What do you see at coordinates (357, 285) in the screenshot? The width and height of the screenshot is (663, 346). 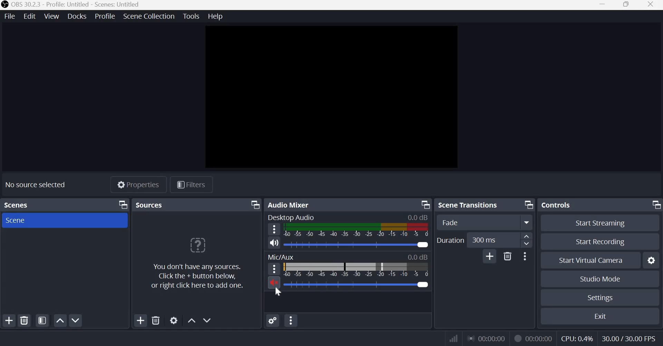 I see `Audio Slider` at bounding box center [357, 285].